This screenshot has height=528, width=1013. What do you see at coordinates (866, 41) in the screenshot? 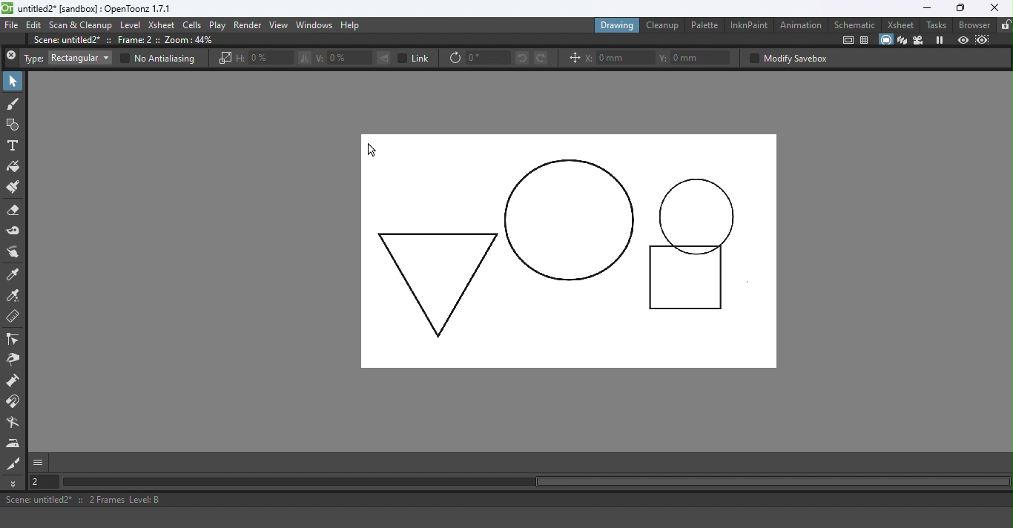
I see `Field guide` at bounding box center [866, 41].